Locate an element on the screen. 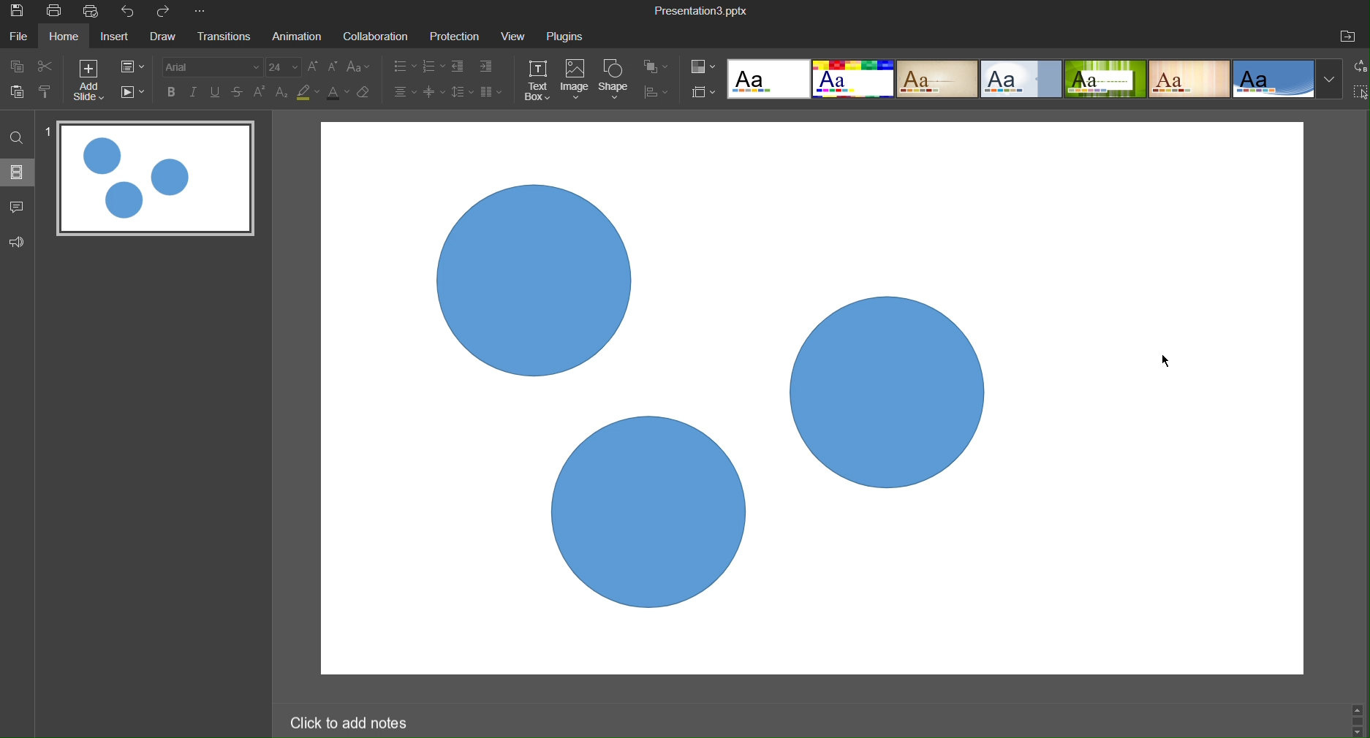 This screenshot has width=1370, height=738. Comment is located at coordinates (17, 207).